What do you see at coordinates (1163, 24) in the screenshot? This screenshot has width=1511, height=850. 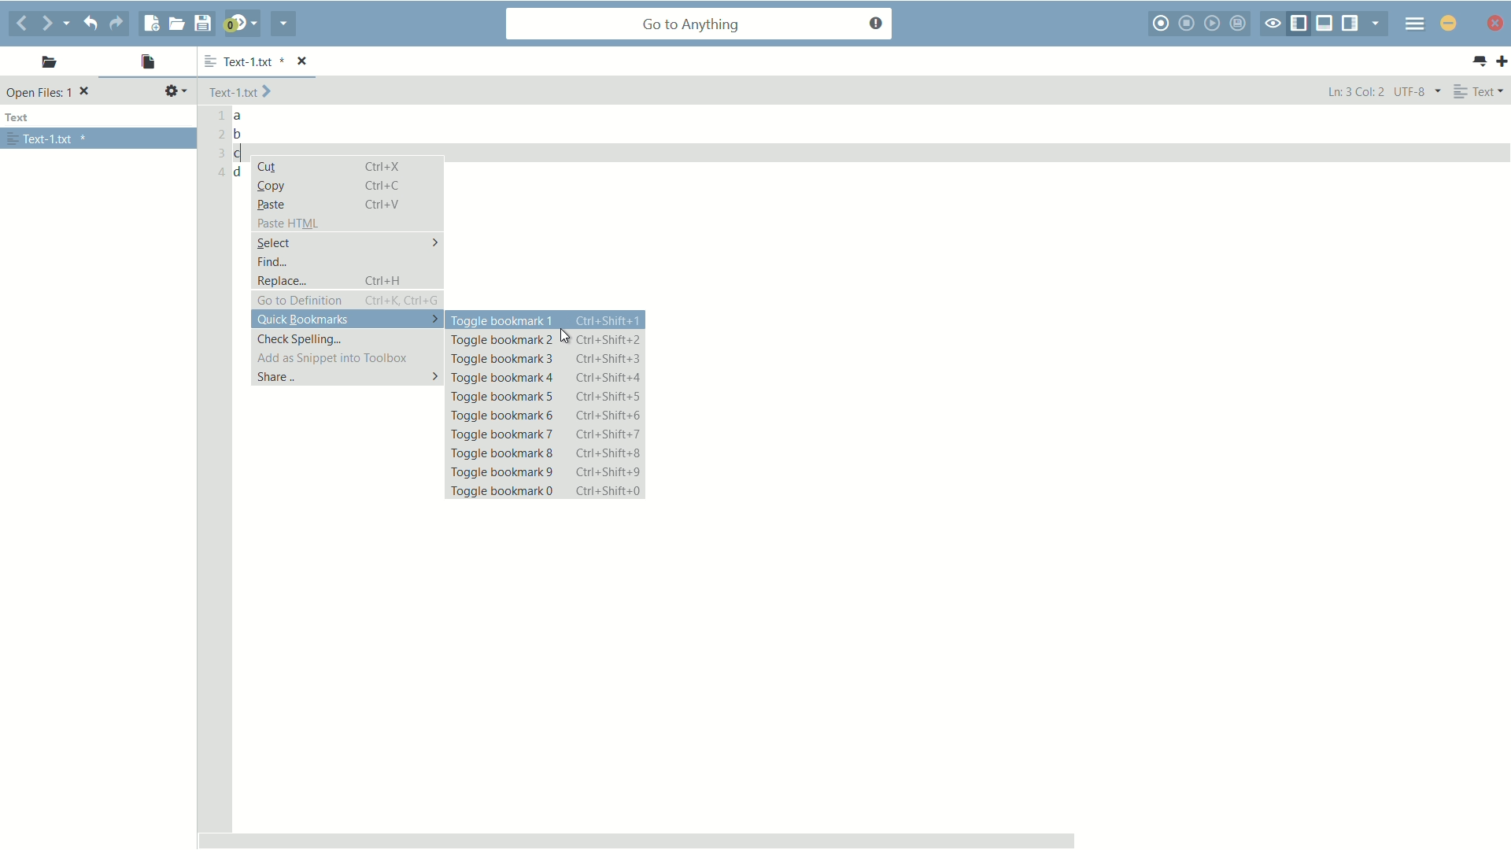 I see `start macro` at bounding box center [1163, 24].